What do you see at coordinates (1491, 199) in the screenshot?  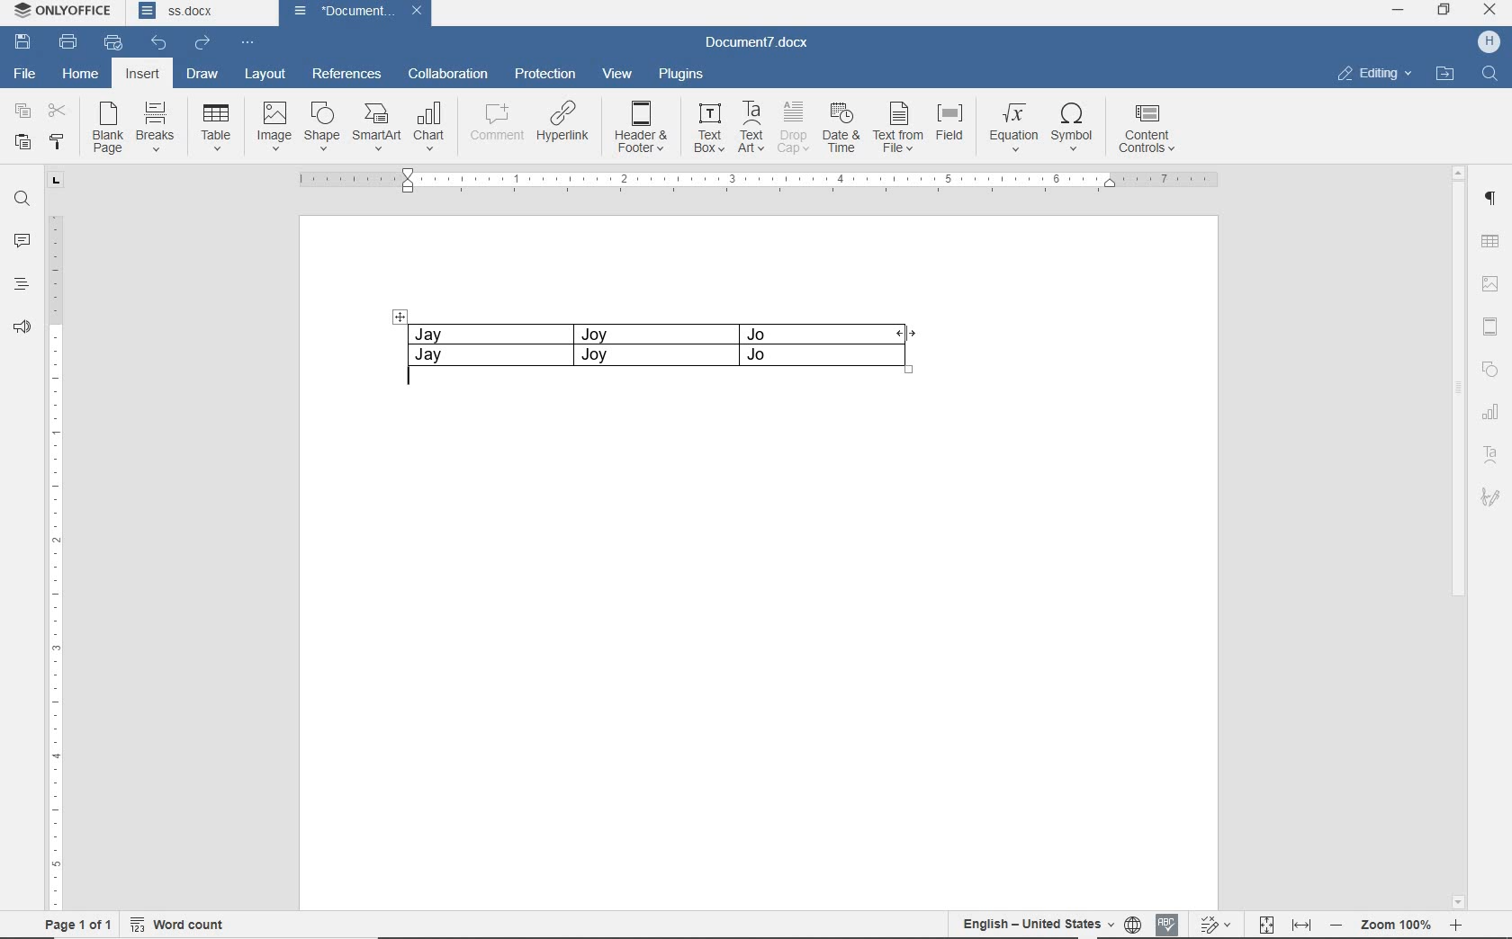 I see `PARAGRAPH SETTINGS` at bounding box center [1491, 199].